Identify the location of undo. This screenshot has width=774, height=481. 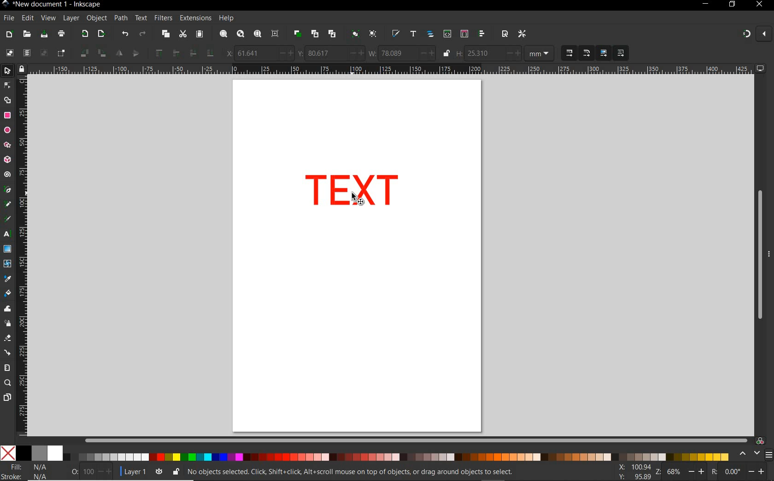
(124, 34).